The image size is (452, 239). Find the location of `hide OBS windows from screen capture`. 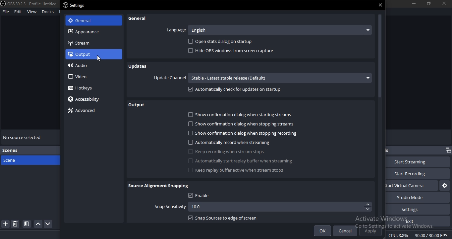

hide OBS windows from screen capture is located at coordinates (234, 52).